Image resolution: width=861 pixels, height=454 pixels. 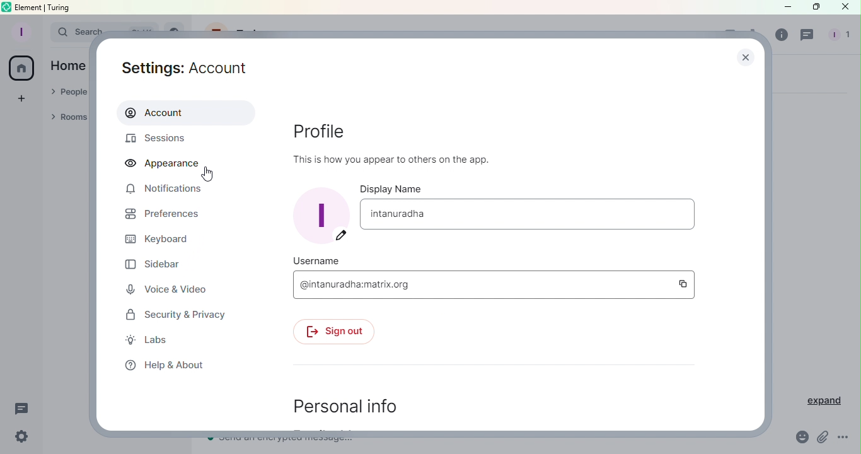 What do you see at coordinates (208, 175) in the screenshot?
I see `Pointer` at bounding box center [208, 175].